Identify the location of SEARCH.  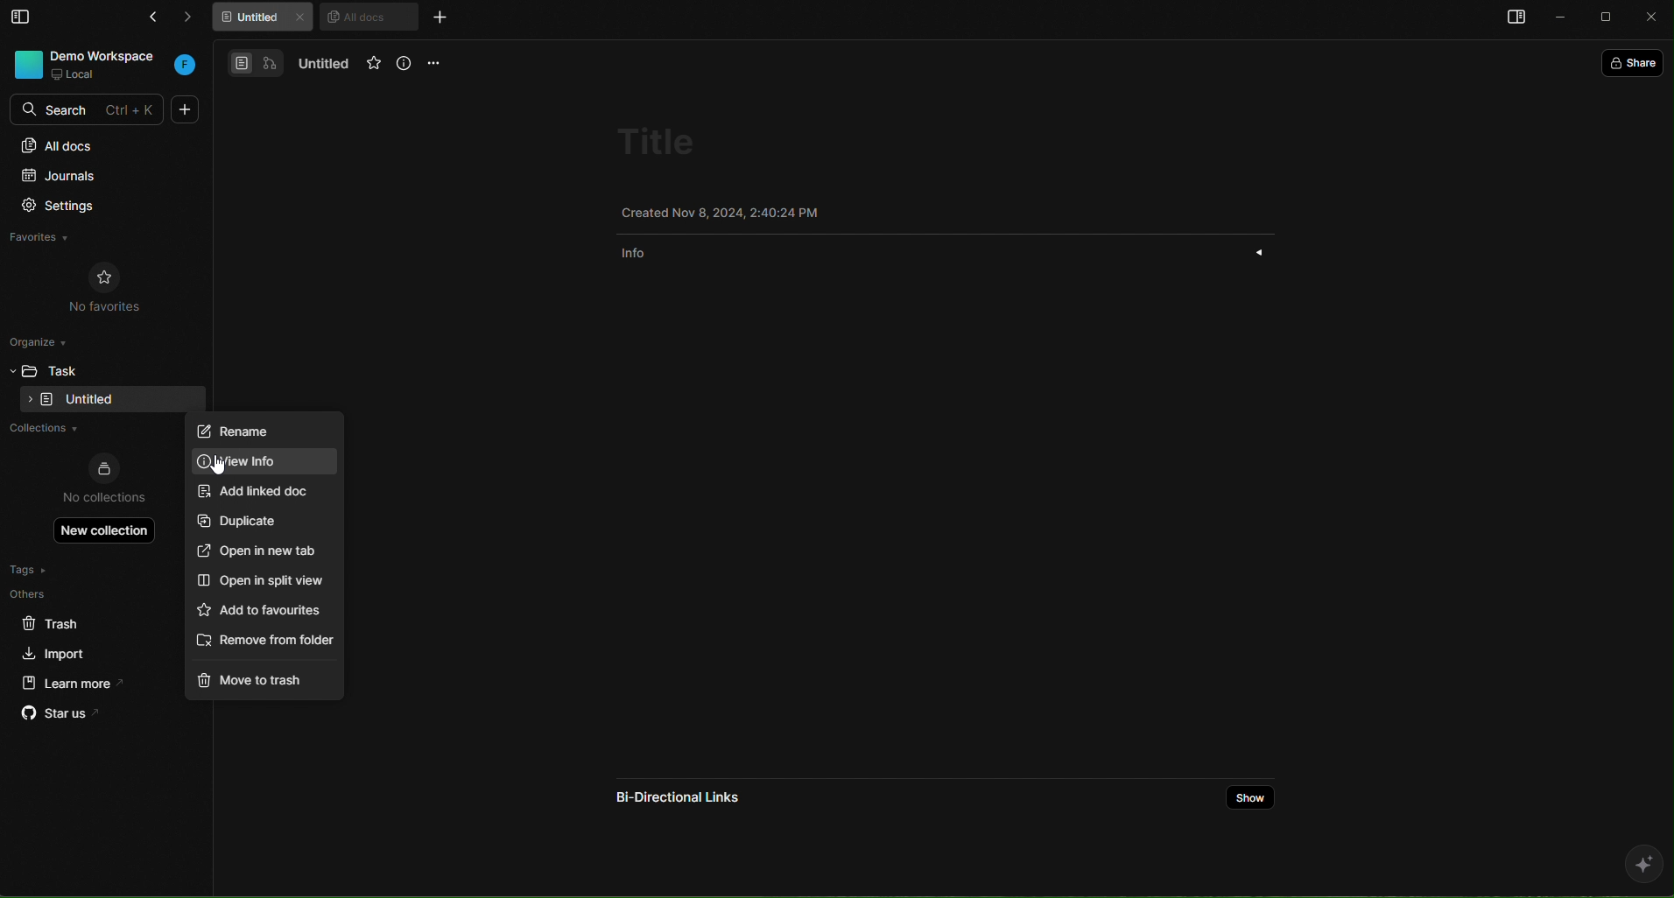
(89, 110).